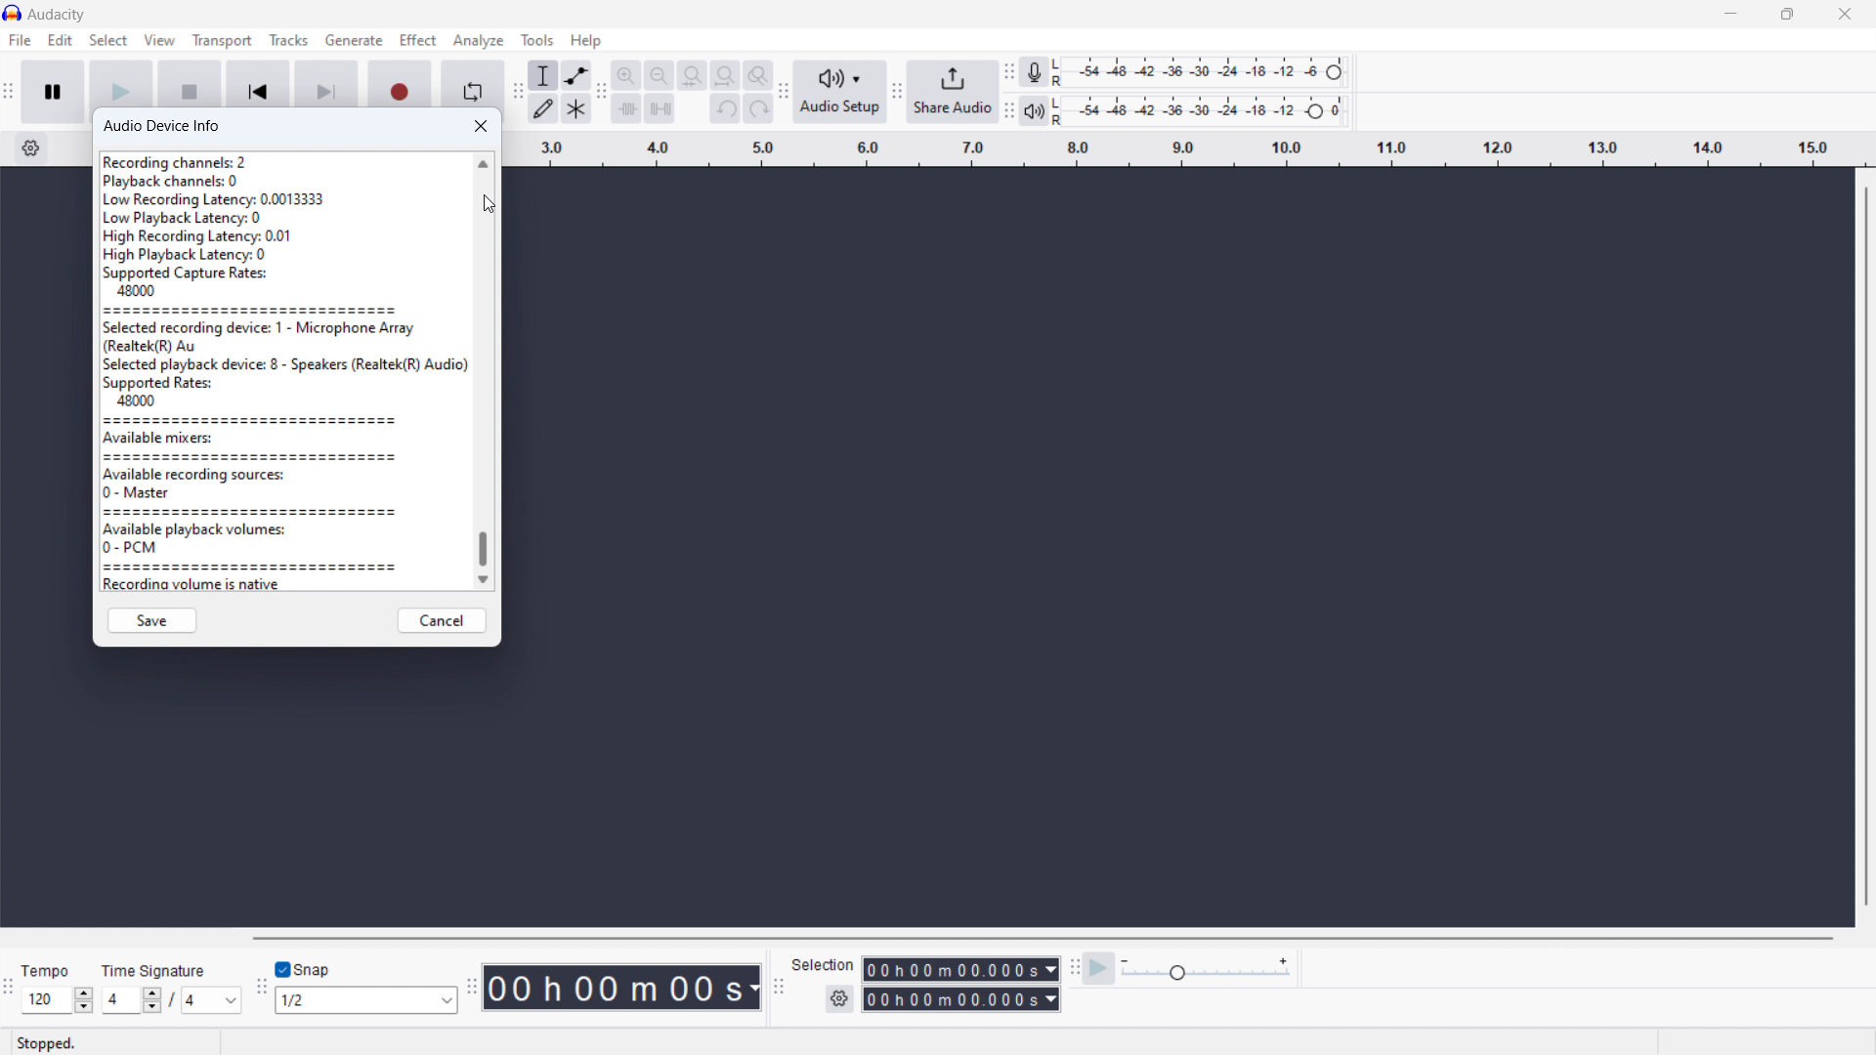 The height and width of the screenshot is (1055, 1876). Describe the element at coordinates (959, 969) in the screenshot. I see `selection start` at that location.